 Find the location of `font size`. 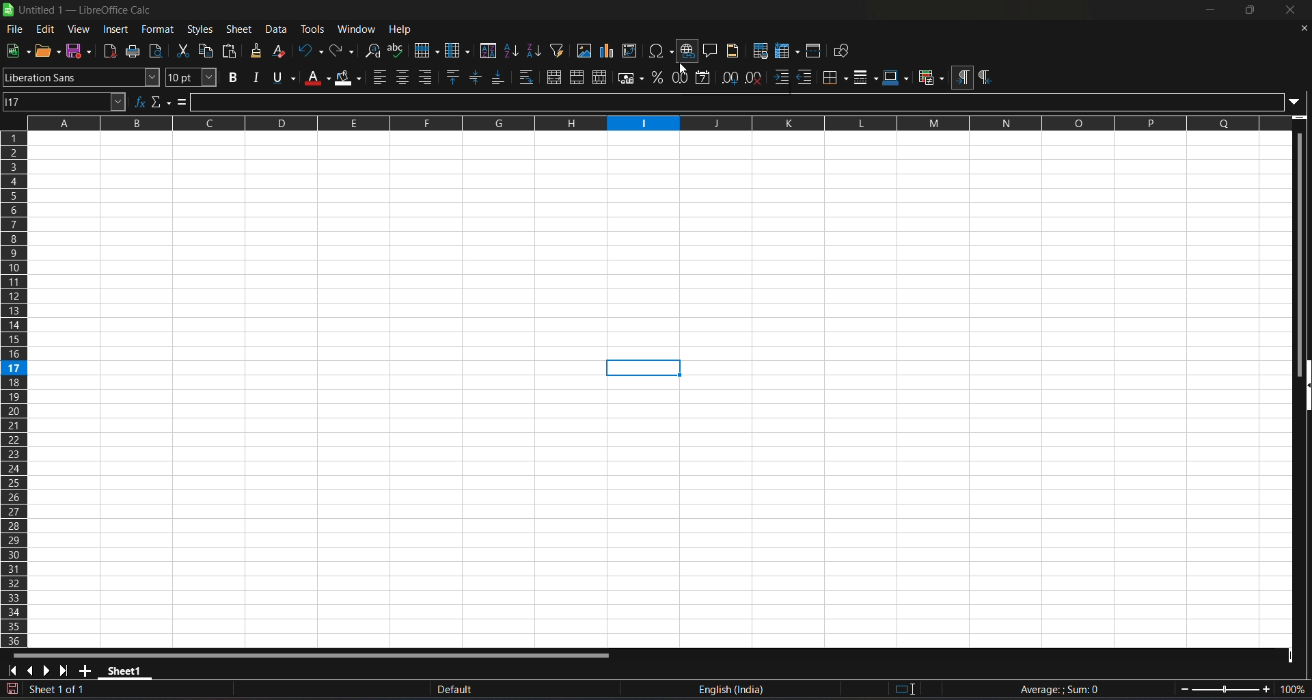

font size is located at coordinates (193, 77).